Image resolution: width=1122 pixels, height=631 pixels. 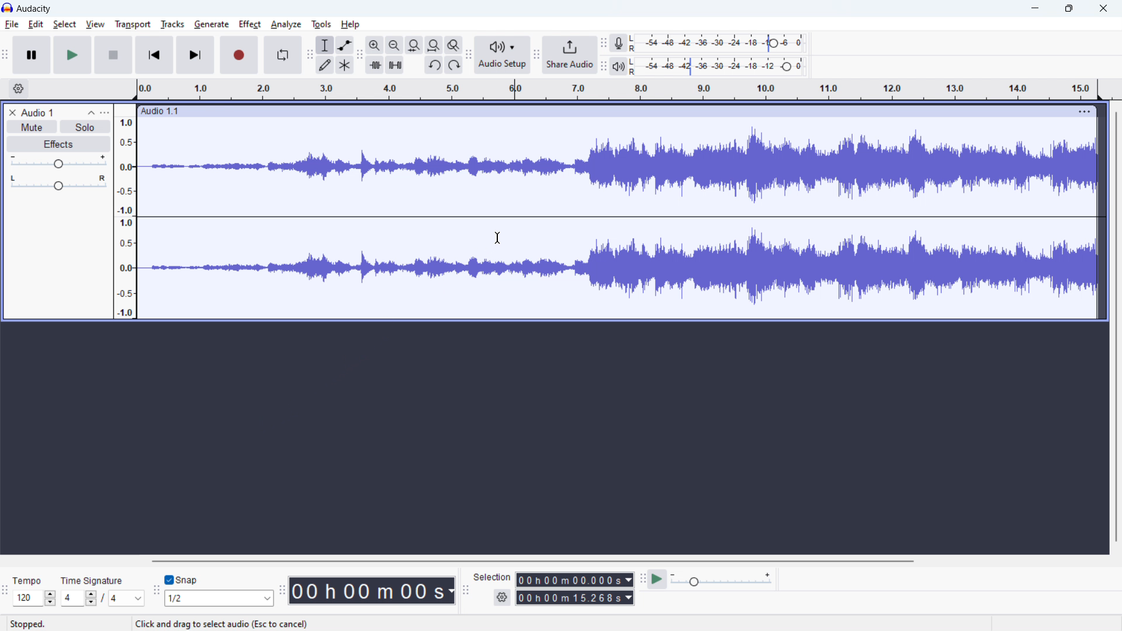 I want to click on playback meter toolbar, so click(x=604, y=67).